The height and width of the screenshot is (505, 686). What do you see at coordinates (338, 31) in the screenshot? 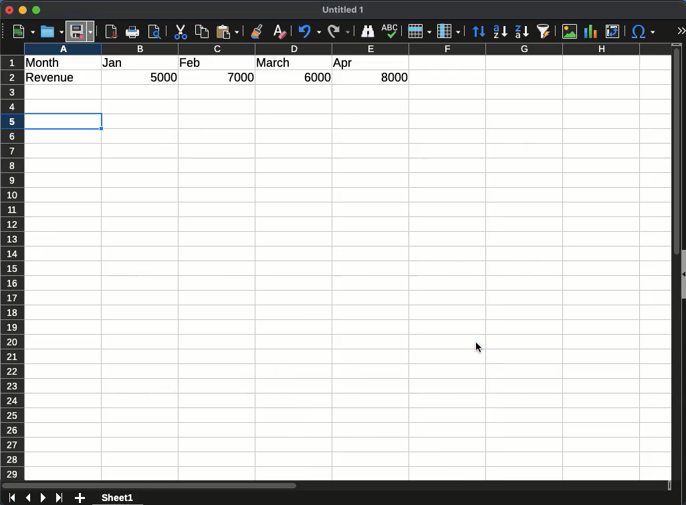
I see `redo` at bounding box center [338, 31].